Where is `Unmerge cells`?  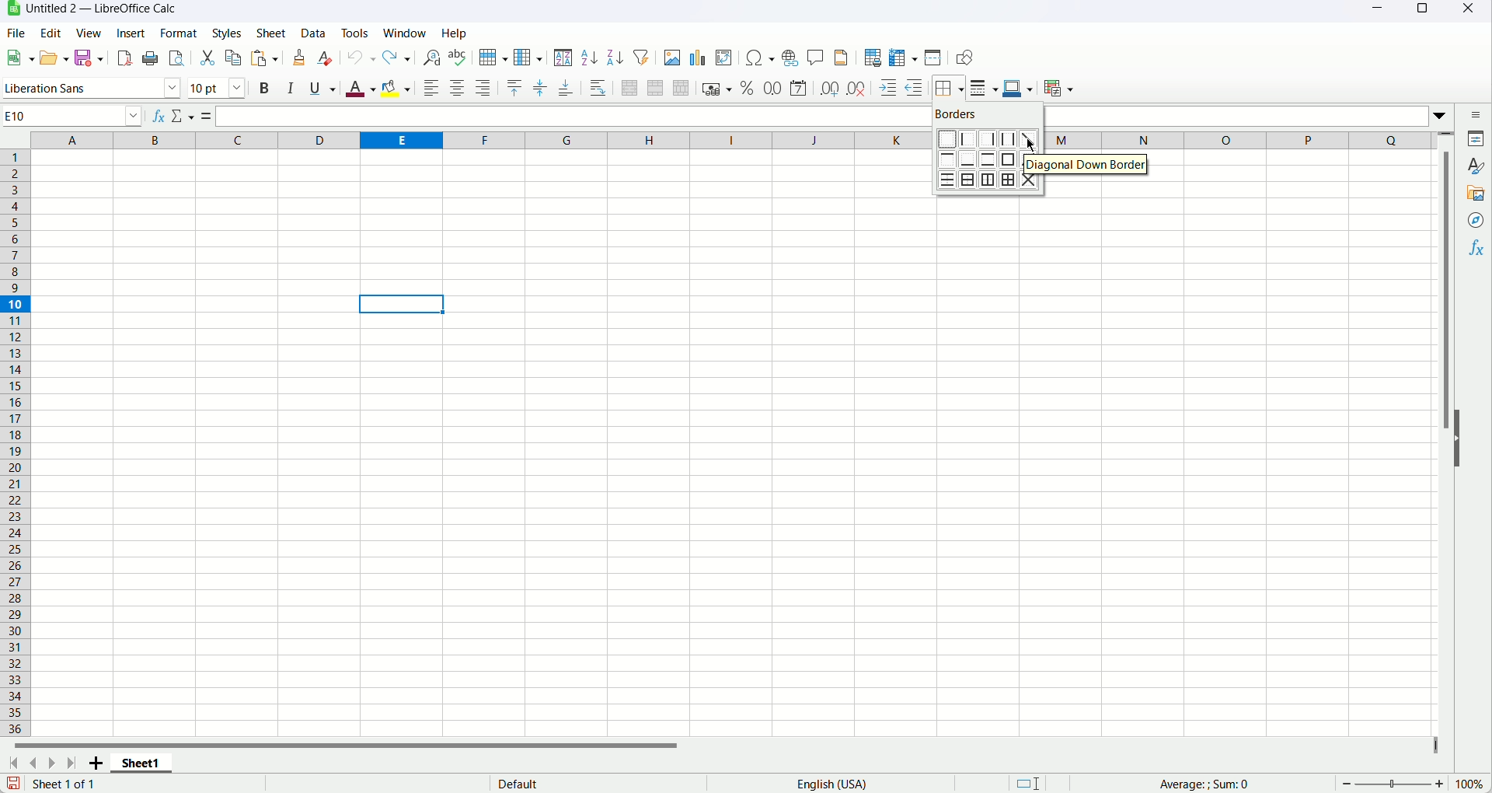
Unmerge cells is located at coordinates (682, 88).